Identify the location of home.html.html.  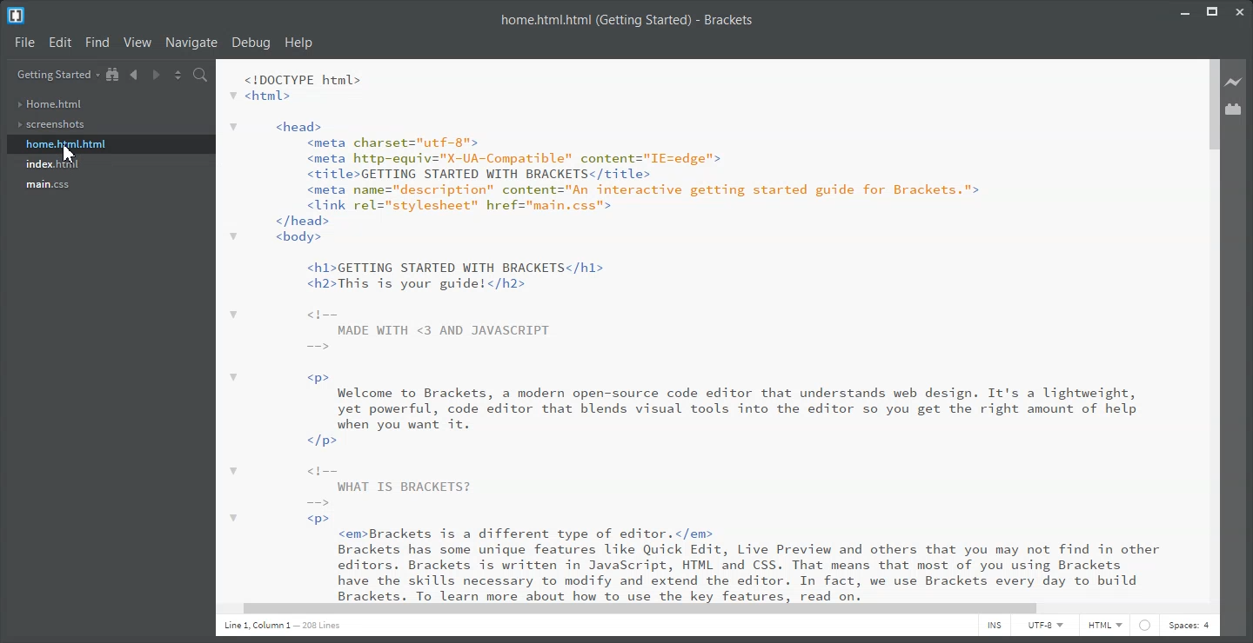
(65, 144).